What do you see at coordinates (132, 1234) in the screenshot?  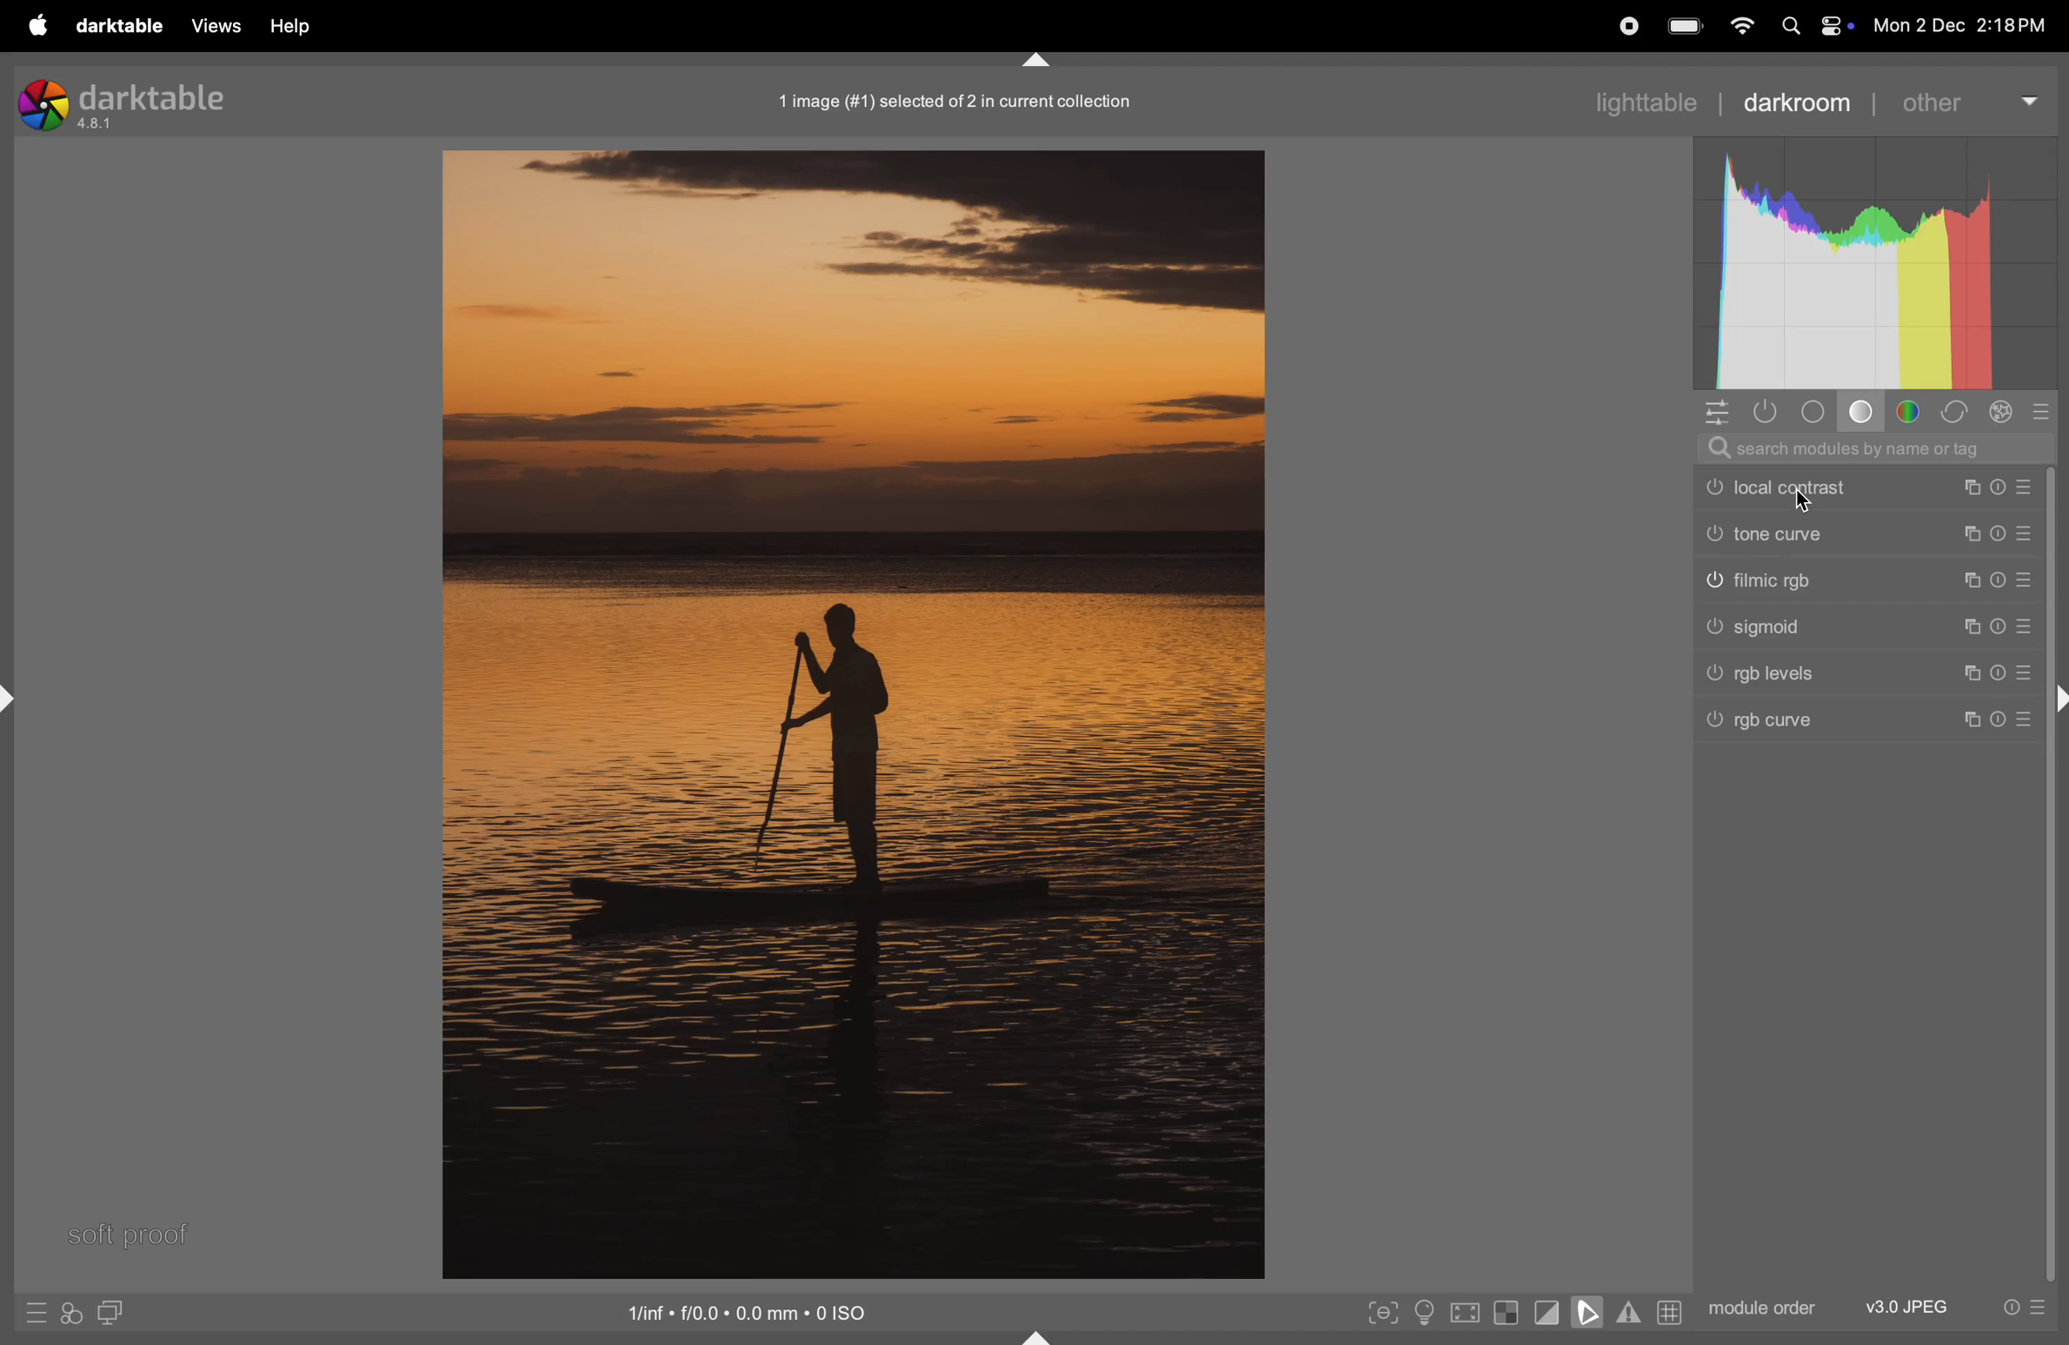 I see `soft proof` at bounding box center [132, 1234].